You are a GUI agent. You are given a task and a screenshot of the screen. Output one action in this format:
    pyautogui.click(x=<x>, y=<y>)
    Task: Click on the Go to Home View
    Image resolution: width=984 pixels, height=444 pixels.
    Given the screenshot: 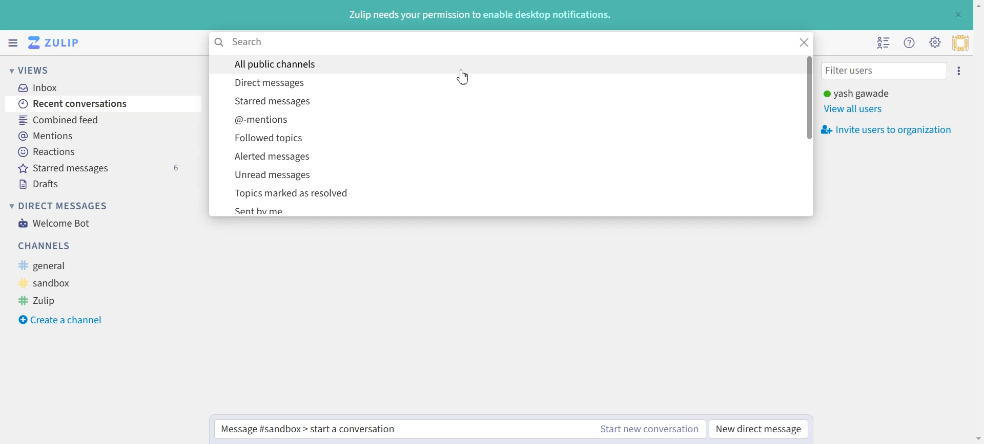 What is the action you would take?
    pyautogui.click(x=58, y=43)
    